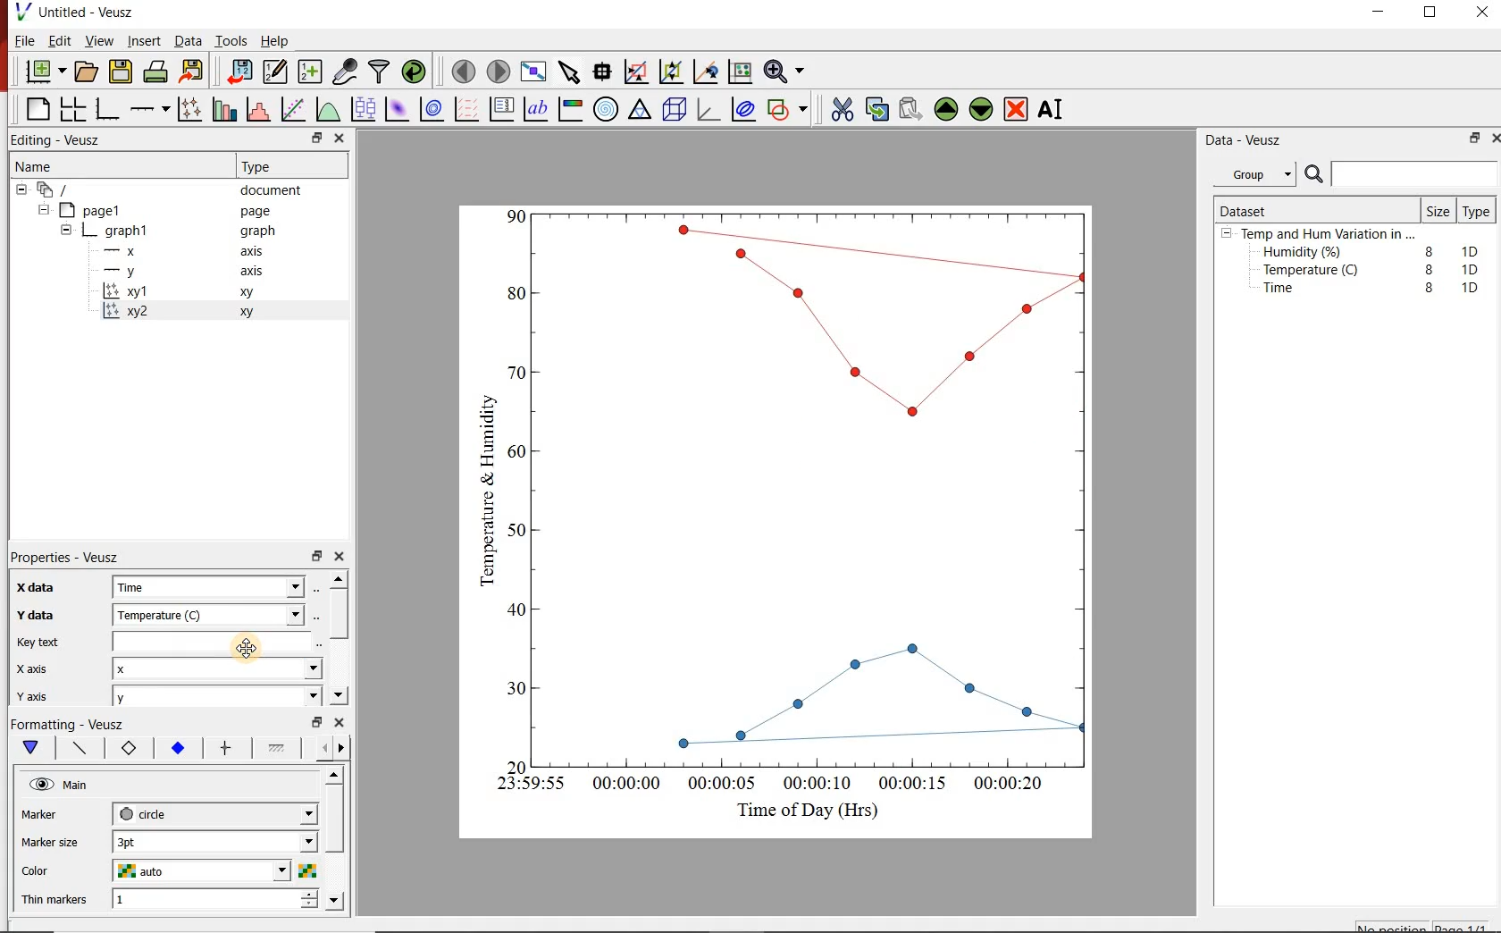  Describe the element at coordinates (257, 253) in the screenshot. I see `axis` at that location.